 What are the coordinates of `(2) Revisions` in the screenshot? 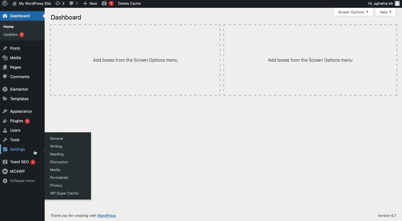 It's located at (59, 3).